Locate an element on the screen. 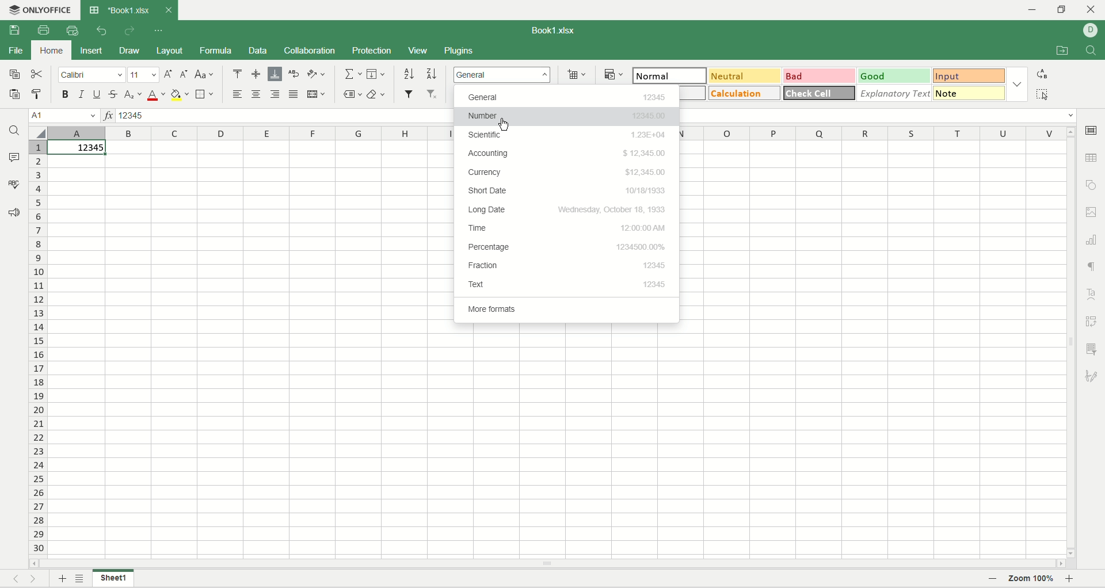 The width and height of the screenshot is (1105, 588). home is located at coordinates (50, 51).